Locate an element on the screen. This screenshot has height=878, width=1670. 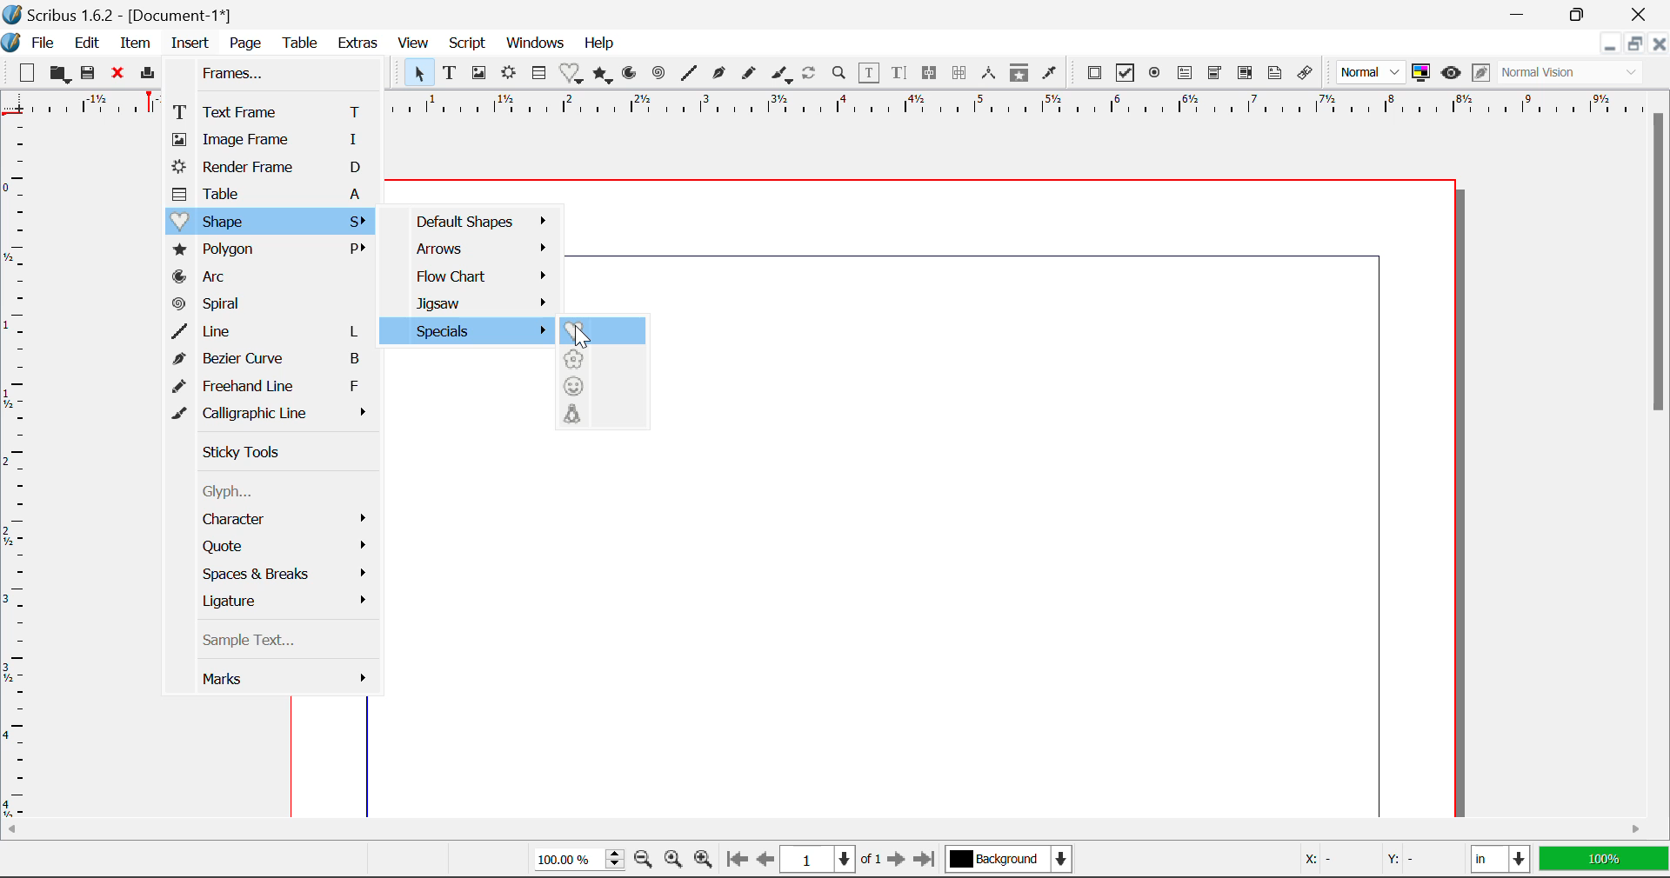
Help is located at coordinates (599, 43).